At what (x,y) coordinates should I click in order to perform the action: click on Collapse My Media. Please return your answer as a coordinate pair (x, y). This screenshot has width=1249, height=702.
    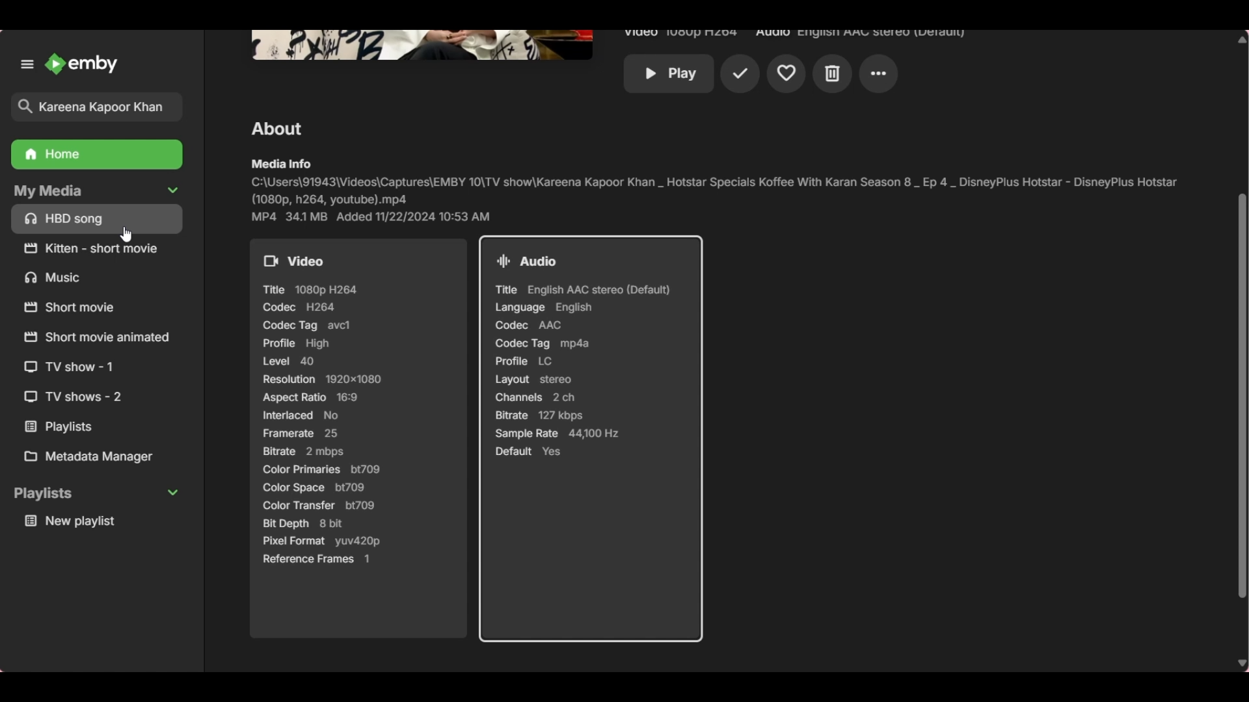
    Looking at the image, I should click on (97, 192).